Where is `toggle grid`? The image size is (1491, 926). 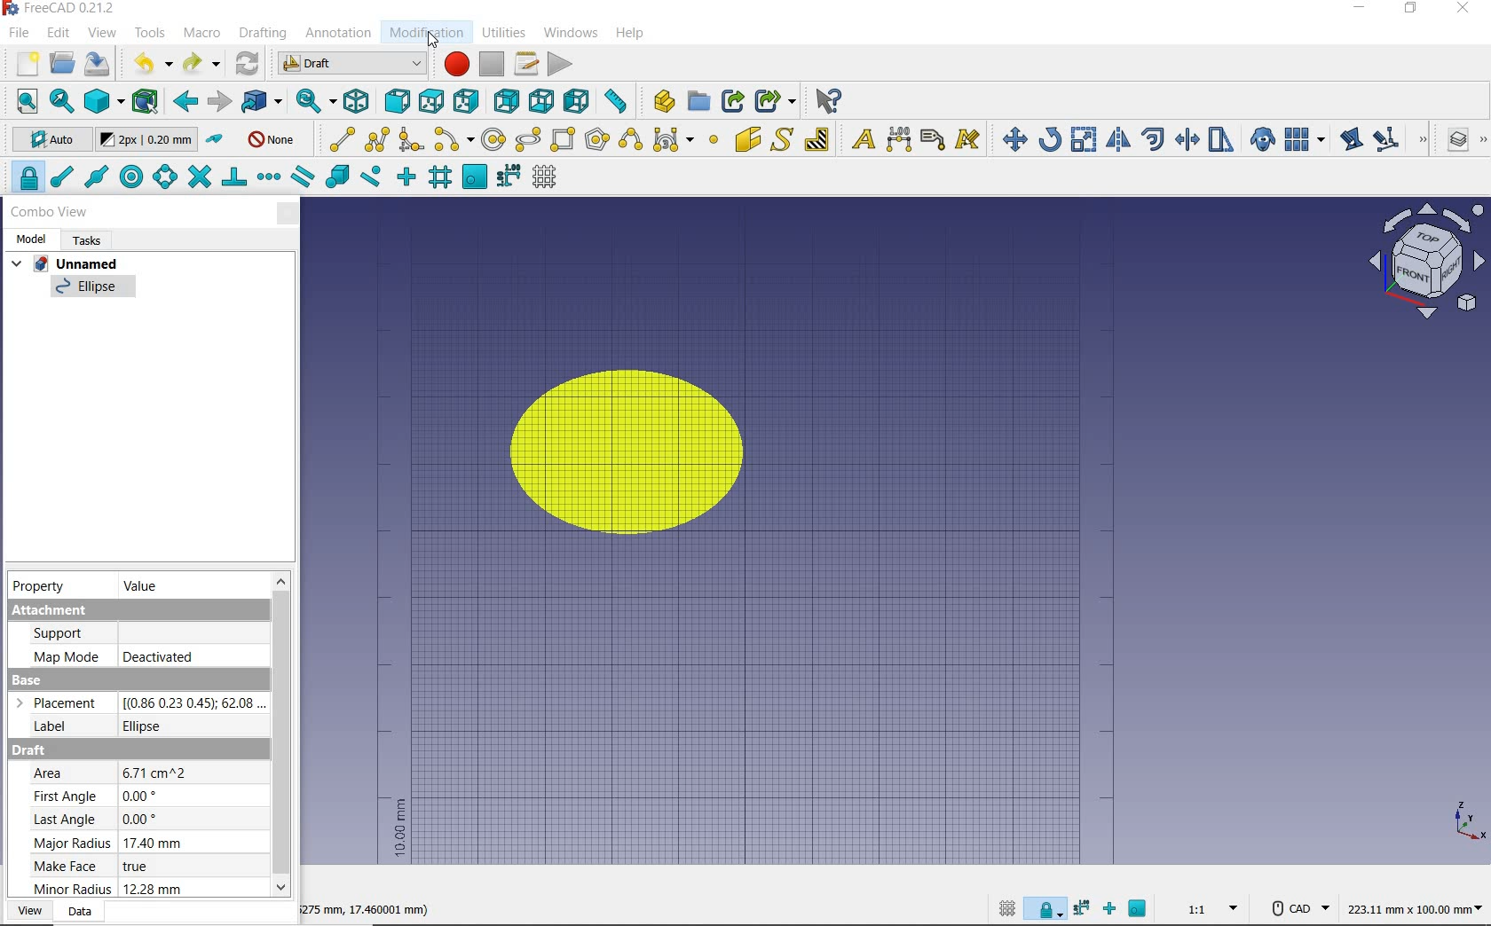 toggle grid is located at coordinates (549, 177).